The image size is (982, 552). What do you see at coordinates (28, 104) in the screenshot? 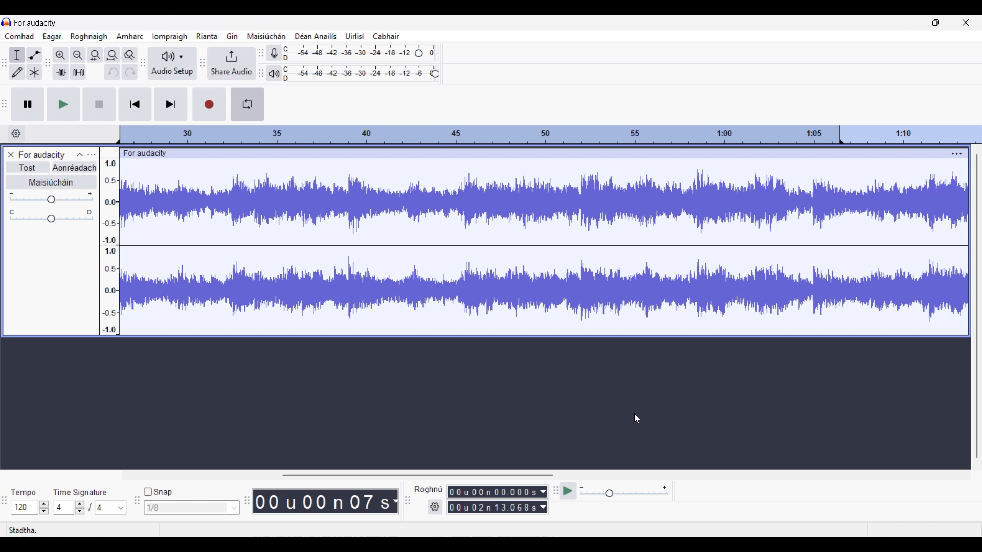
I see `Pause` at bounding box center [28, 104].